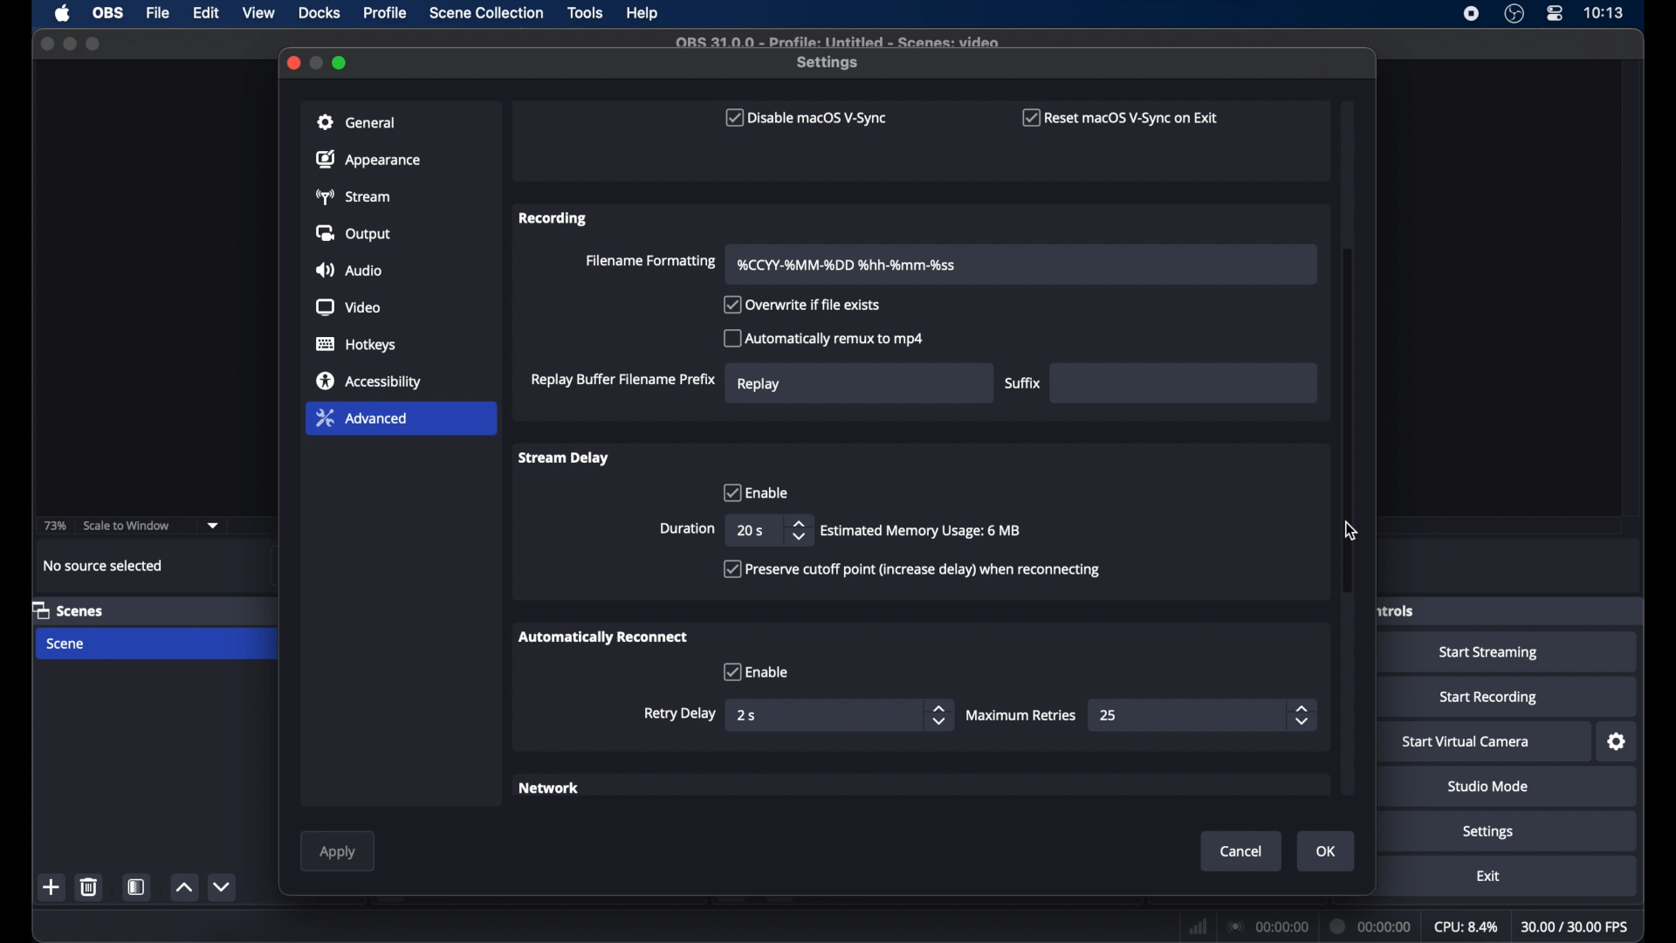  What do you see at coordinates (320, 13) in the screenshot?
I see `docks` at bounding box center [320, 13].